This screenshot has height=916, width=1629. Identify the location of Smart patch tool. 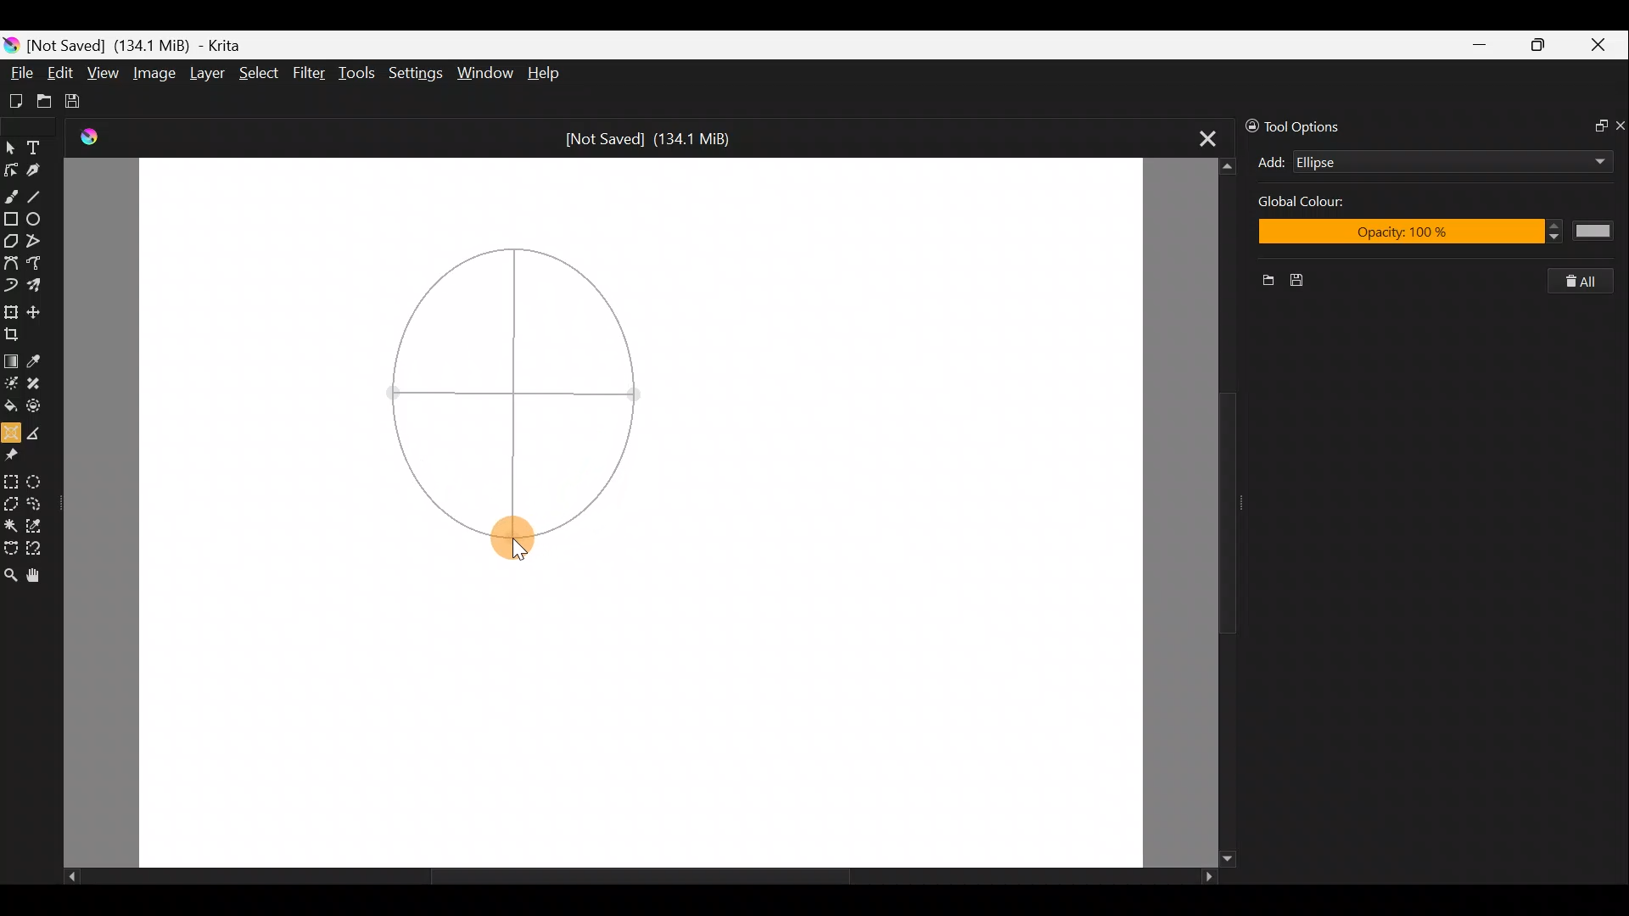
(42, 386).